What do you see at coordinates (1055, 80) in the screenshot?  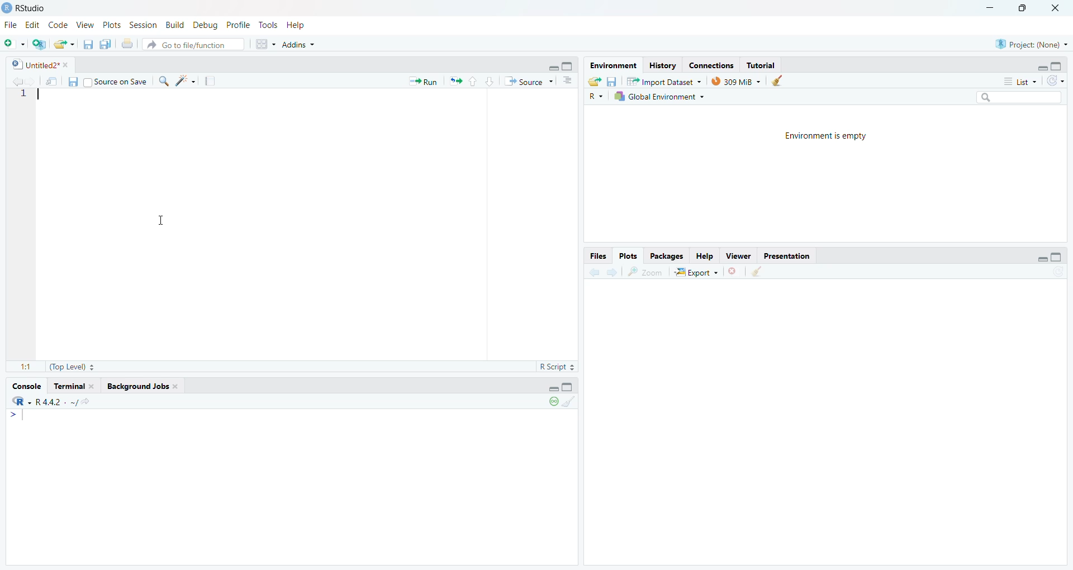 I see `refresh` at bounding box center [1055, 80].